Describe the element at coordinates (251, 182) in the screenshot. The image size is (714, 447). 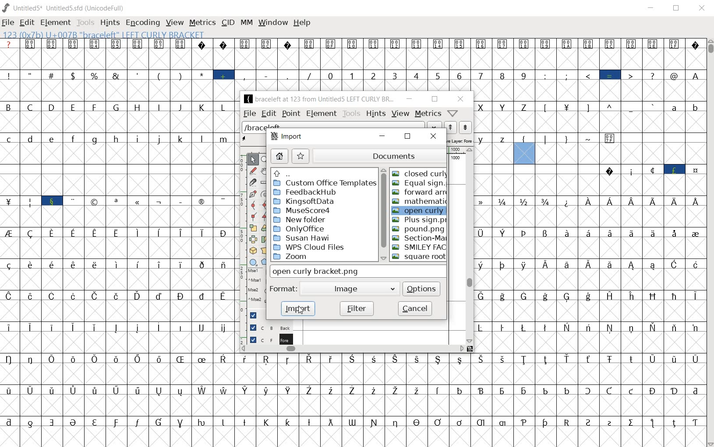
I see `cut splines in two` at that location.